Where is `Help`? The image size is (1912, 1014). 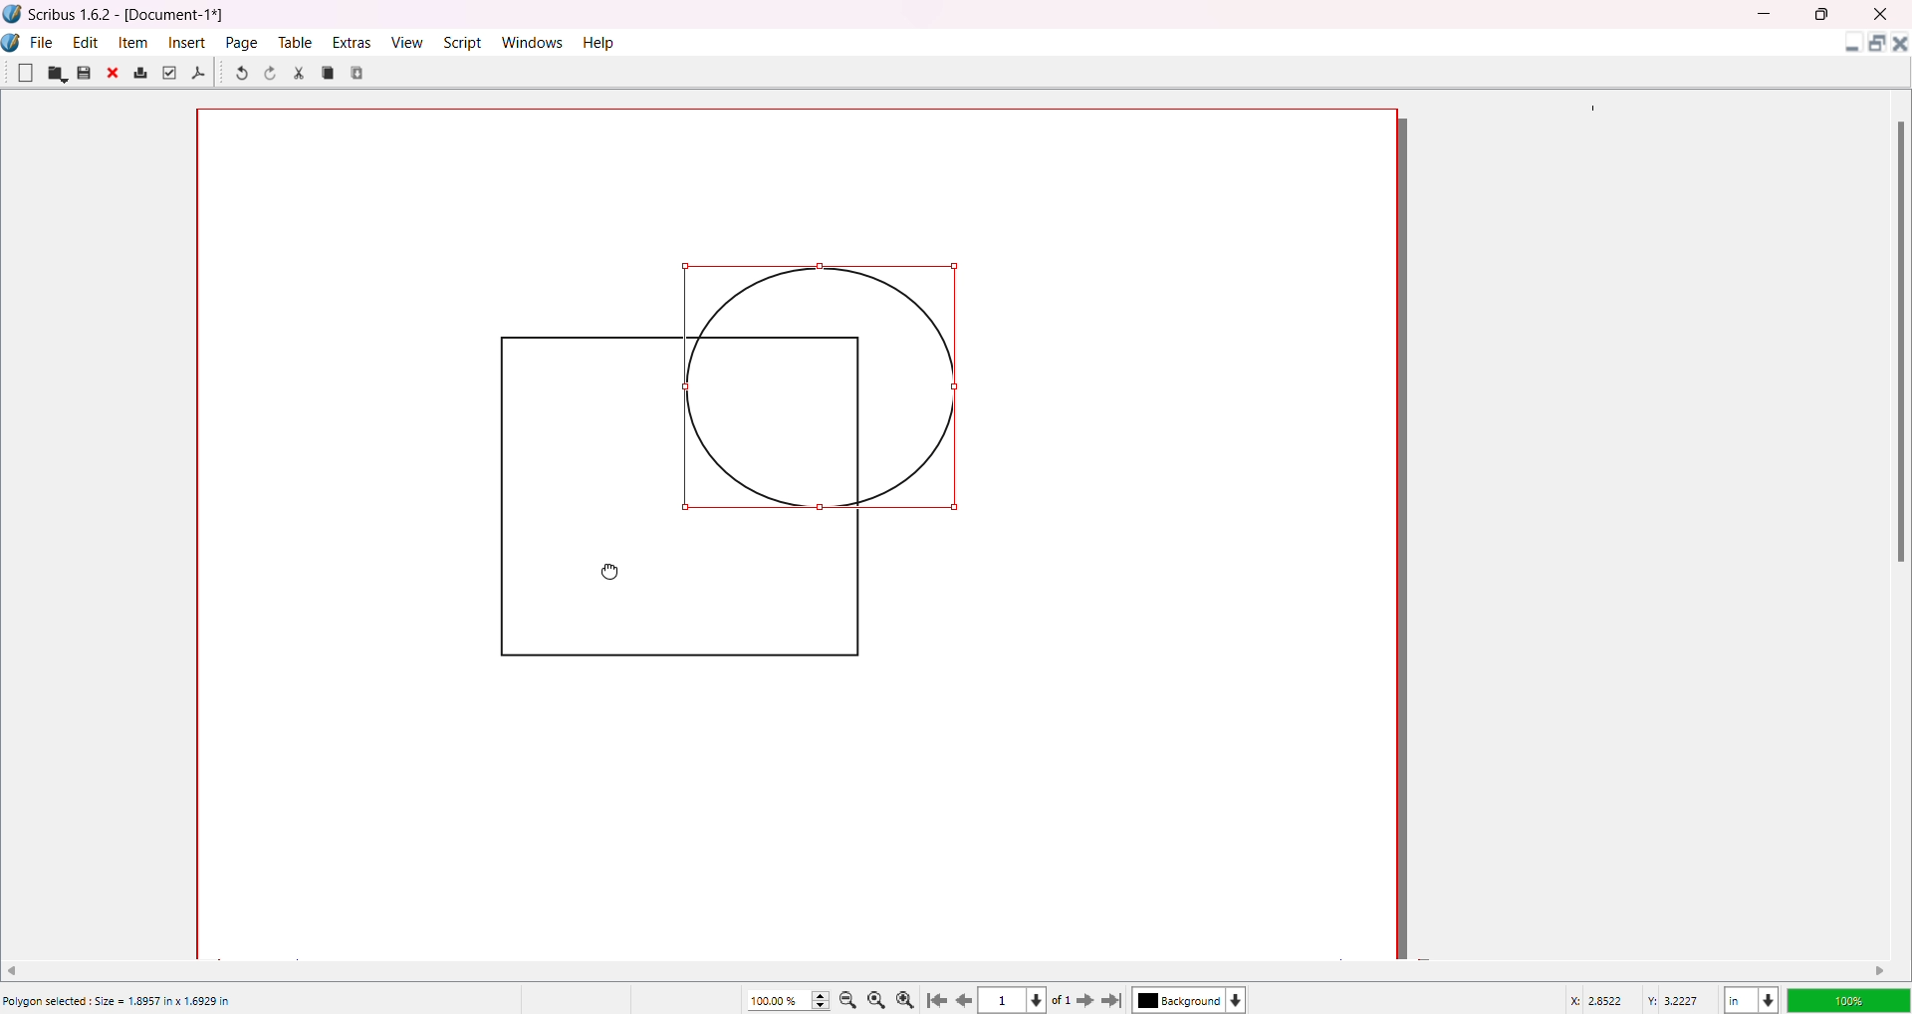 Help is located at coordinates (600, 42).